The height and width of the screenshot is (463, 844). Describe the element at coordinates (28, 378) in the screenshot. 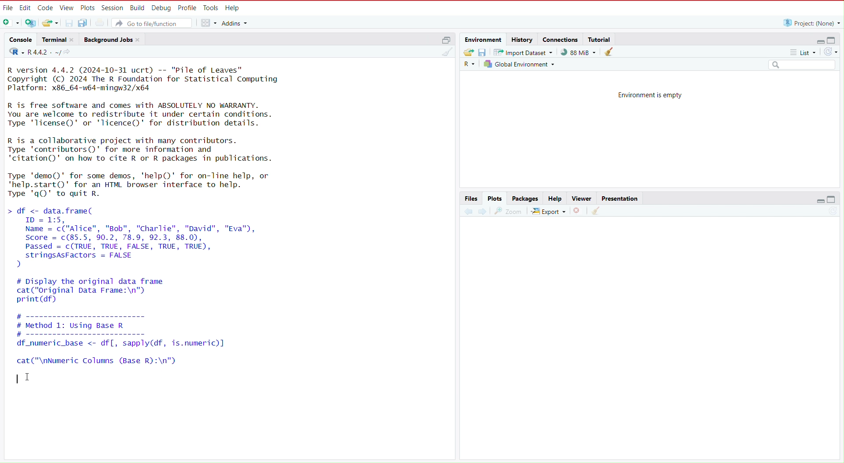

I see `cursor` at that location.